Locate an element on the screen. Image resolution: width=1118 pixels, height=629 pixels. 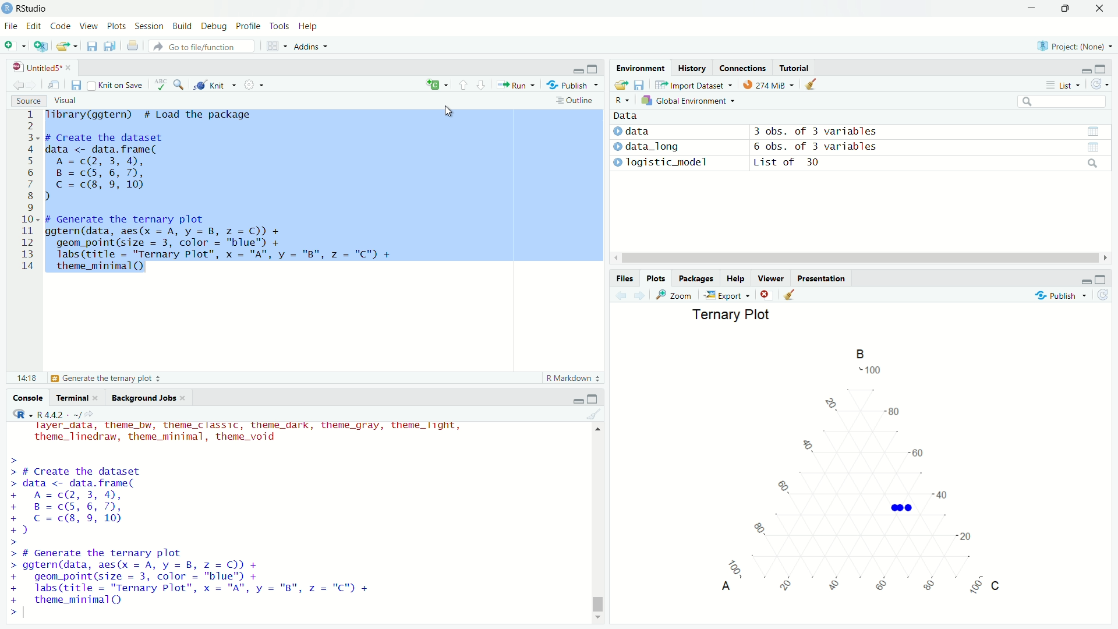
search is located at coordinates (1091, 164).